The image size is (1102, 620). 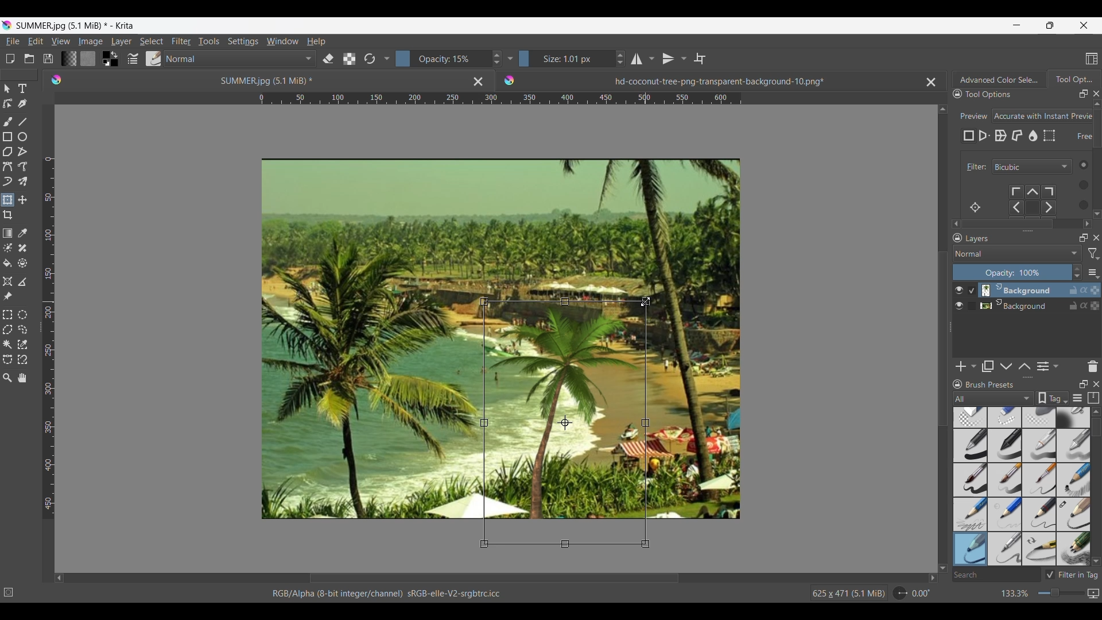 What do you see at coordinates (971, 480) in the screenshot?
I see `basic 5-size` at bounding box center [971, 480].